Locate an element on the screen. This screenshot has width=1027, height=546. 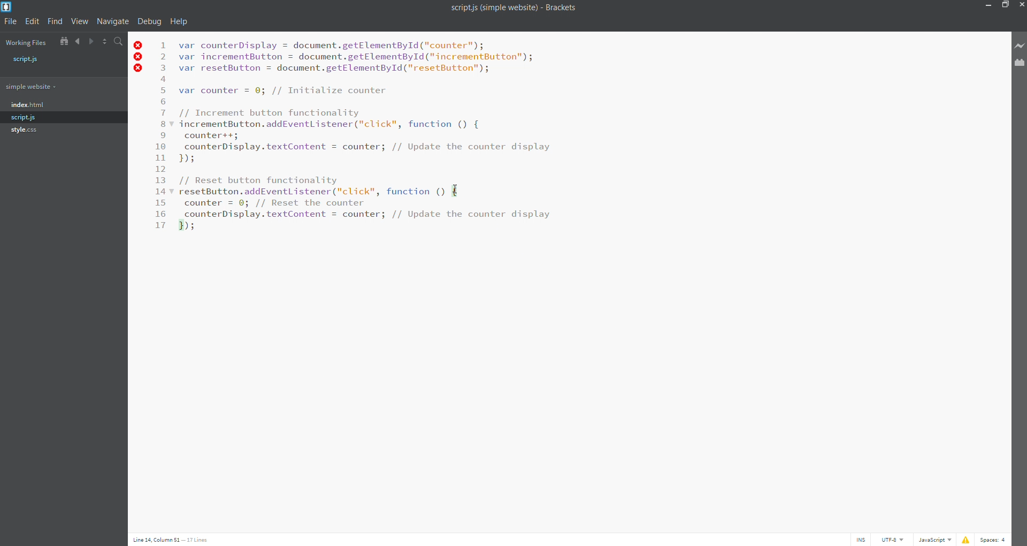
scriptjs (simple website) - Brackets is located at coordinates (515, 10).